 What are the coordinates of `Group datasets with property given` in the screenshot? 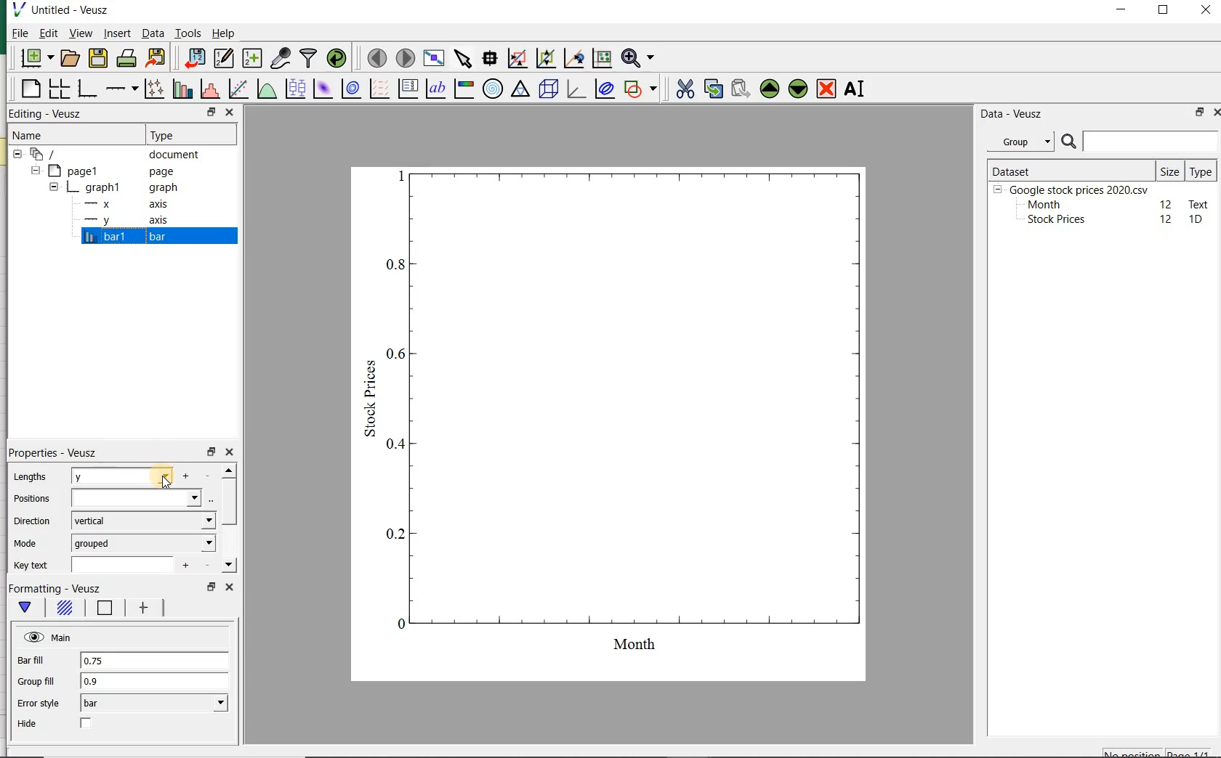 It's located at (1016, 142).